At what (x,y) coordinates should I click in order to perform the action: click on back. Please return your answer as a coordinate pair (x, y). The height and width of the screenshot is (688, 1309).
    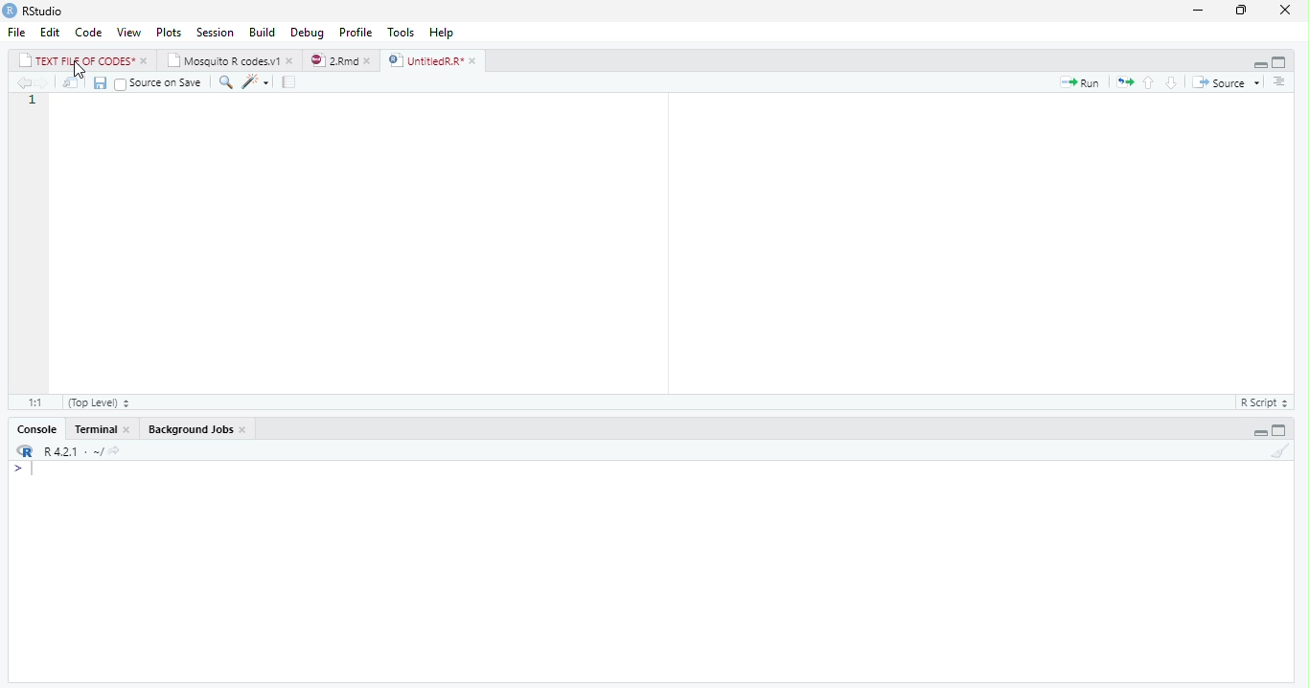
    Looking at the image, I should click on (23, 83).